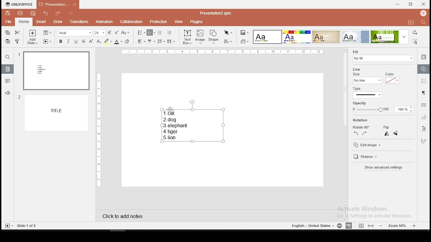  What do you see at coordinates (58, 5) in the screenshot?
I see `presentation` at bounding box center [58, 5].